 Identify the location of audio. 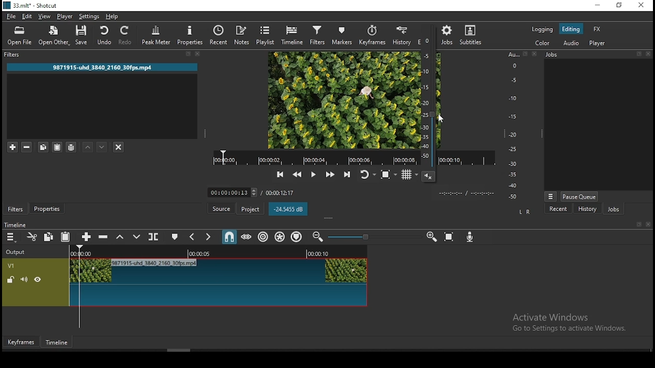
(571, 41).